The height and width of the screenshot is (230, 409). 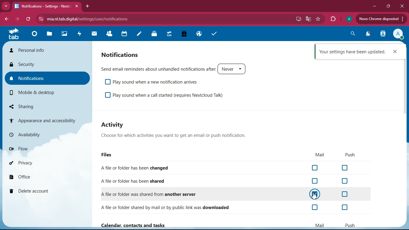 What do you see at coordinates (316, 208) in the screenshot?
I see `off` at bounding box center [316, 208].